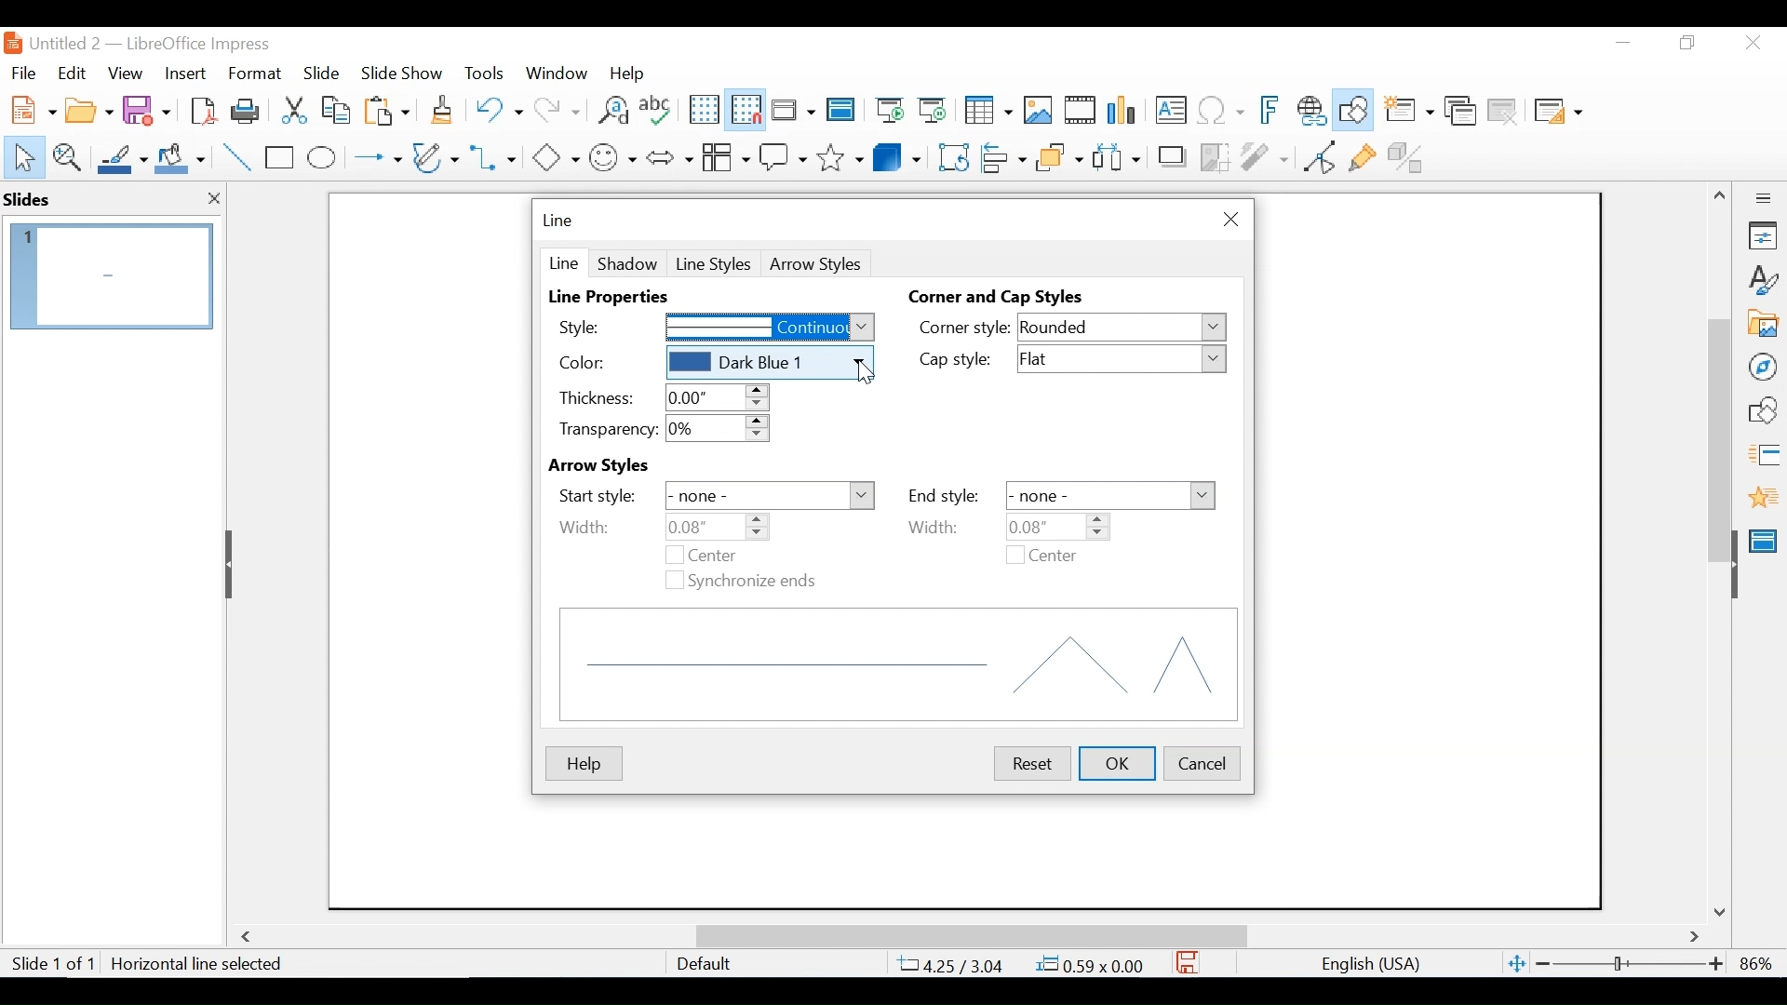 This screenshot has width=1787, height=1005. I want to click on Toggle Extrusion, so click(1410, 155).